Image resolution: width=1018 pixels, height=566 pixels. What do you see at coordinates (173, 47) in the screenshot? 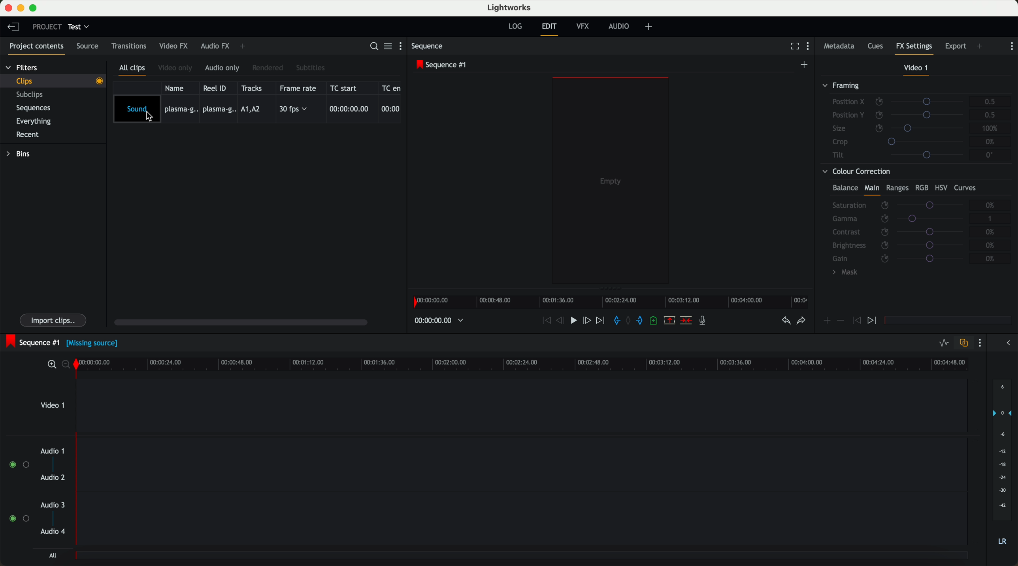
I see `video FX` at bounding box center [173, 47].